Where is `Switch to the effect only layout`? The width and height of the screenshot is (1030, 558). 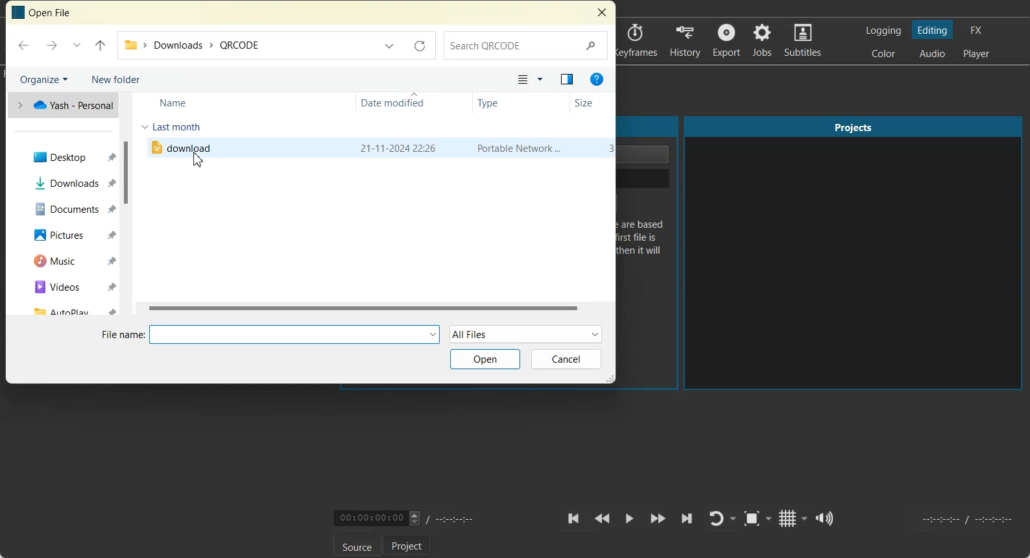 Switch to the effect only layout is located at coordinates (978, 30).